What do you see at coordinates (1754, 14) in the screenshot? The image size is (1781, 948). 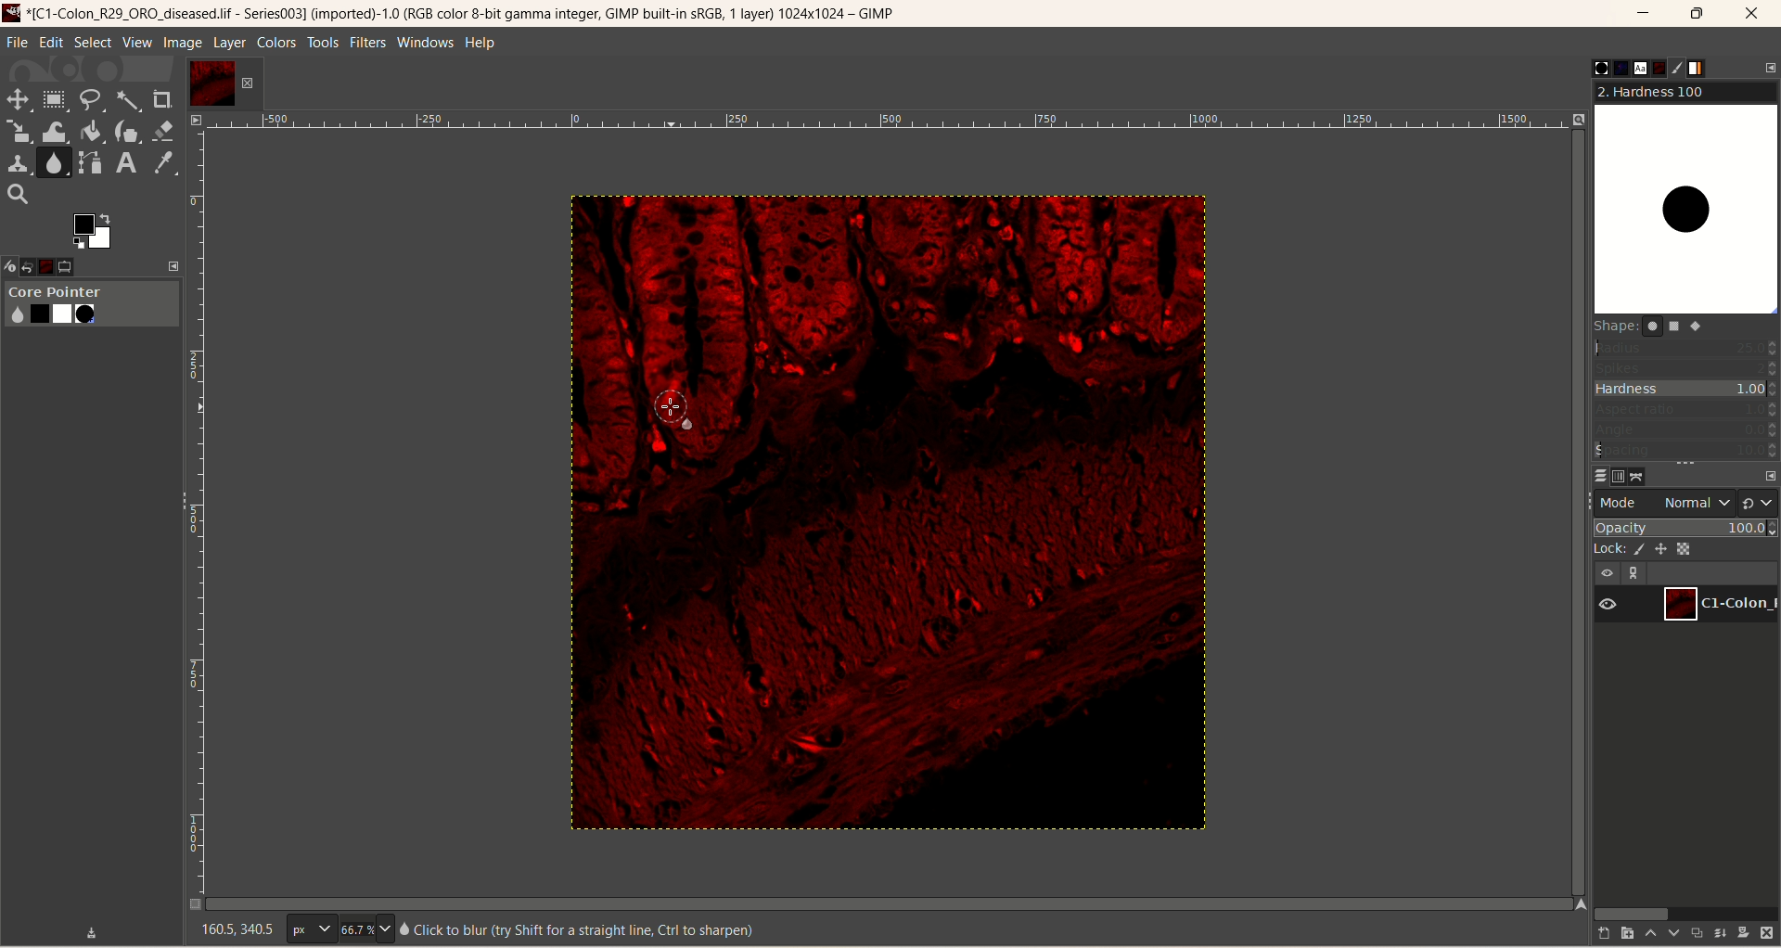 I see `close` at bounding box center [1754, 14].